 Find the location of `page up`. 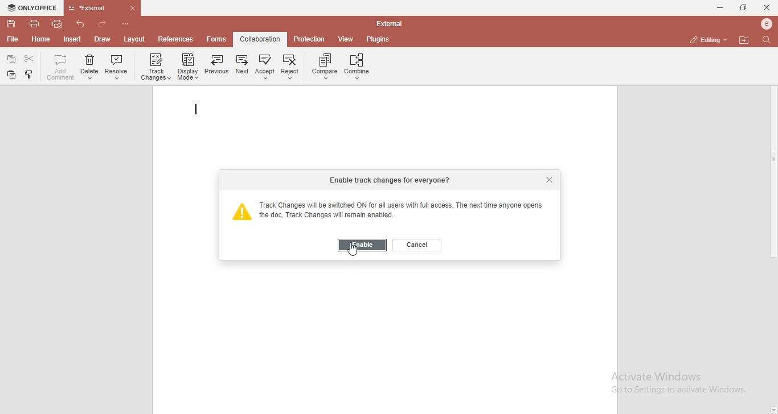

page up is located at coordinates (773, 52).